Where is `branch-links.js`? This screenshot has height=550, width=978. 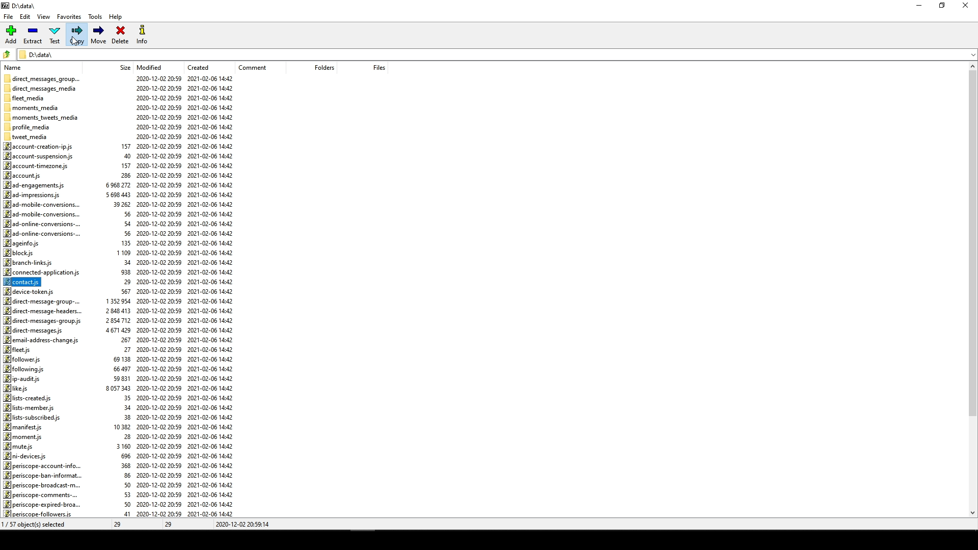
branch-links.js is located at coordinates (30, 262).